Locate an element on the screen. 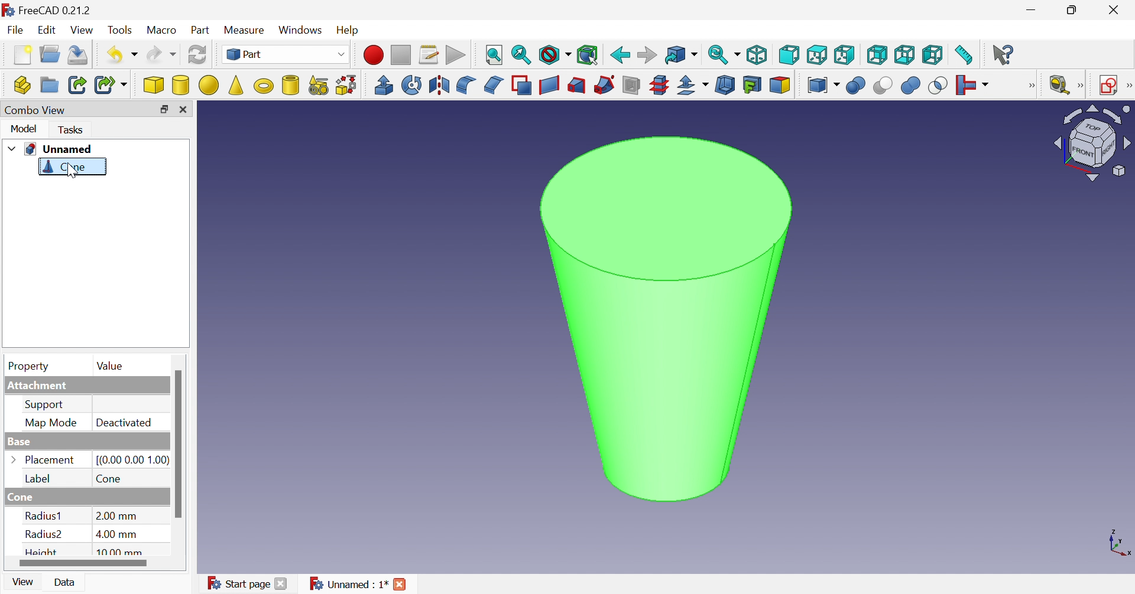  Part is located at coordinates (286, 53).